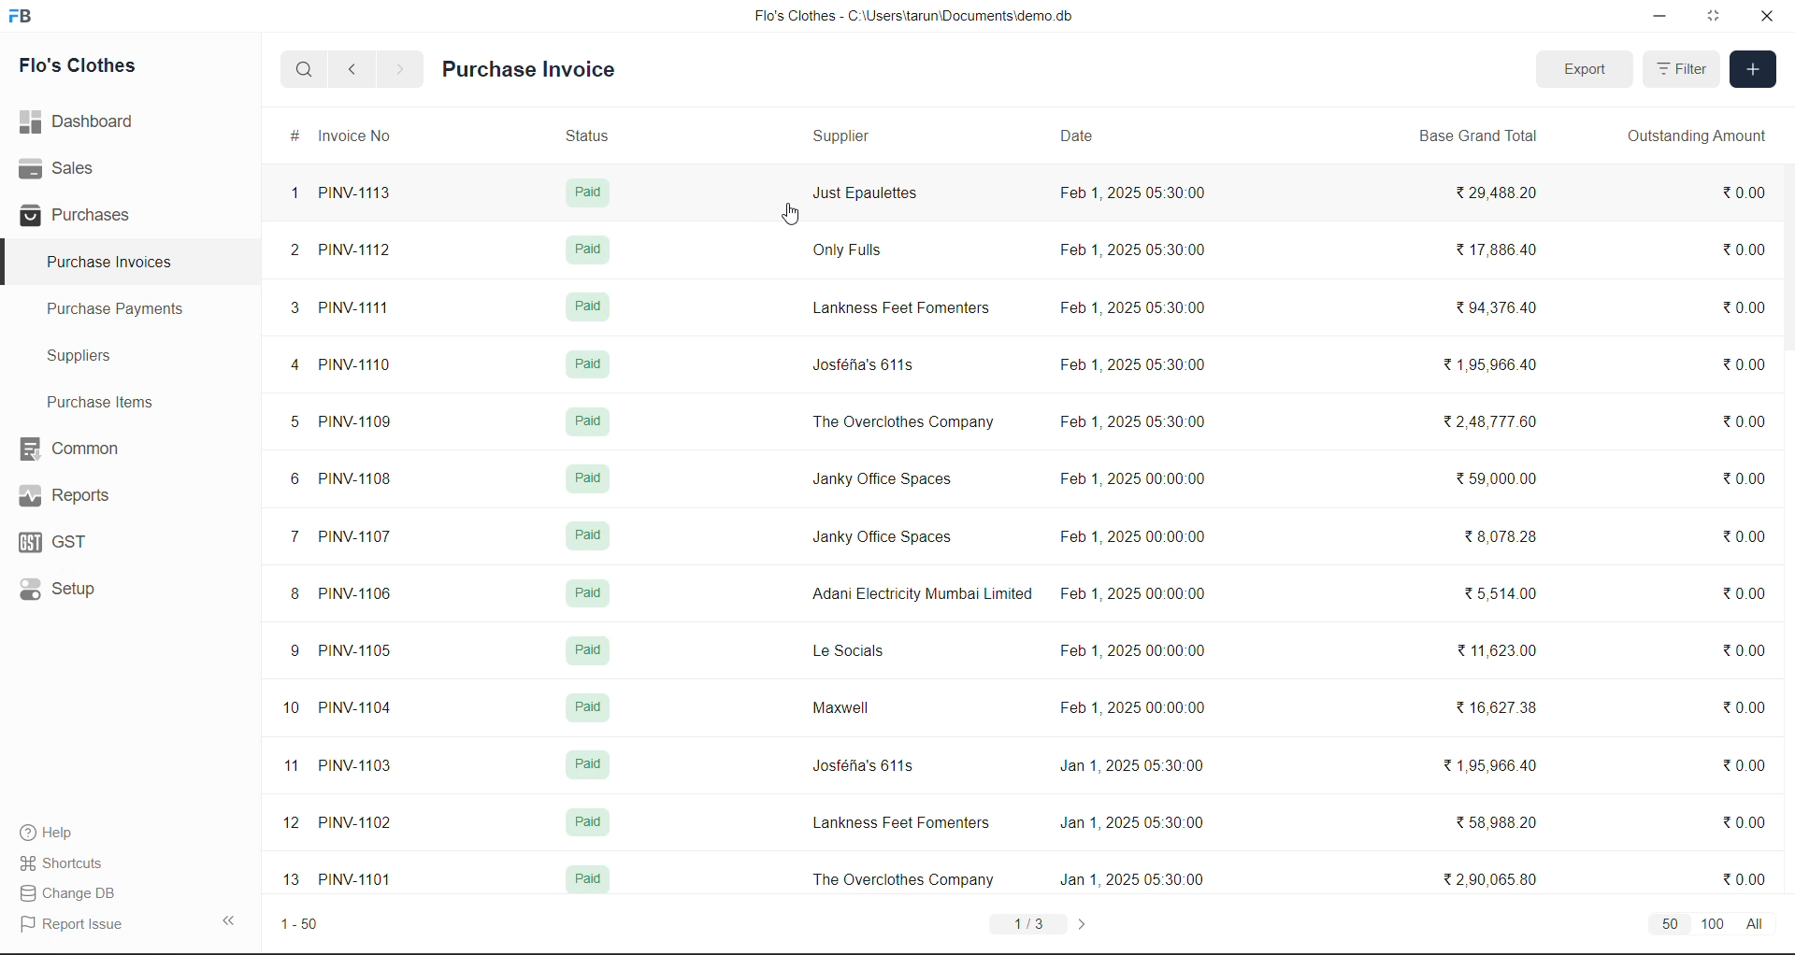  Describe the element at coordinates (59, 165) in the screenshot. I see ` Sales` at that location.